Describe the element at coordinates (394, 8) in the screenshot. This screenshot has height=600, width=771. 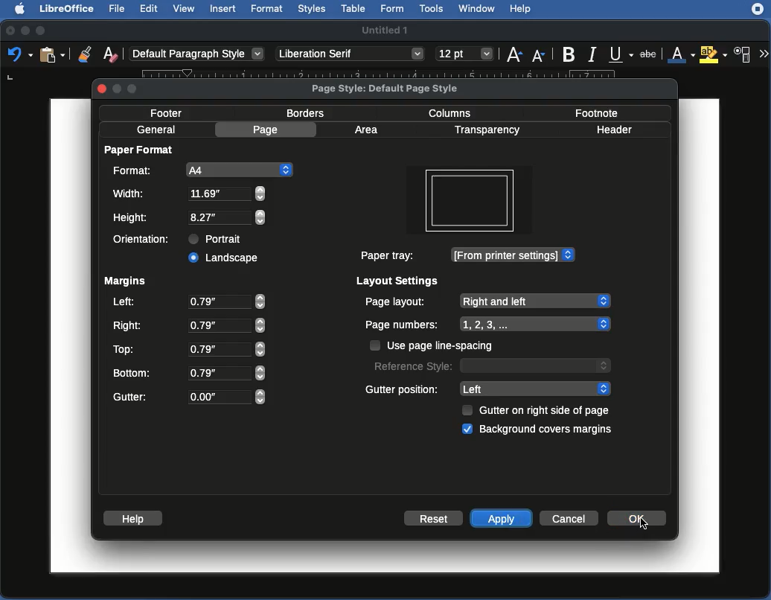
I see `Form` at that location.